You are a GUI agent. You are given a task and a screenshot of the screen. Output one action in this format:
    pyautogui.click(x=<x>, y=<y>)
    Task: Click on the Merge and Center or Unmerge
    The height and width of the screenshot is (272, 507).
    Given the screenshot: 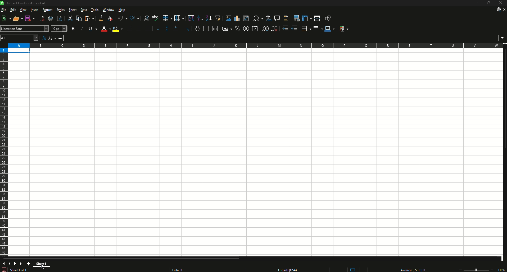 What is the action you would take?
    pyautogui.click(x=197, y=29)
    